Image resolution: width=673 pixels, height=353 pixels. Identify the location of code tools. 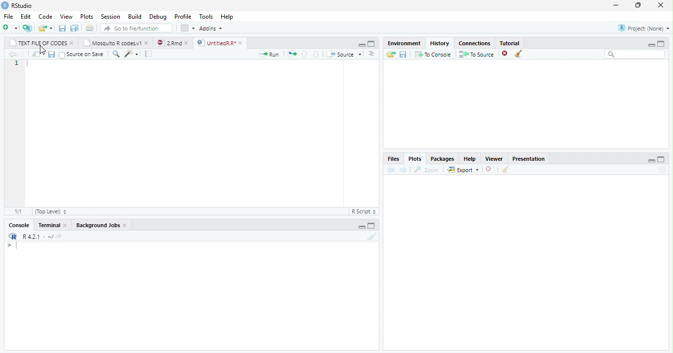
(131, 55).